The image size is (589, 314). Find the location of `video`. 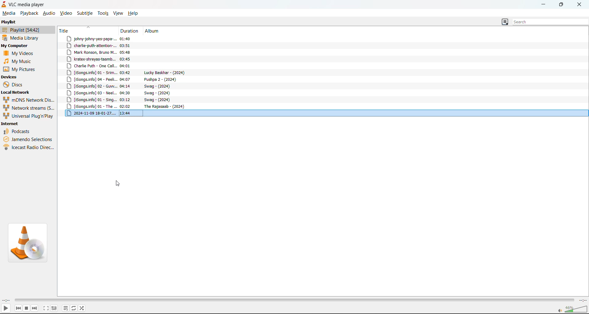

video is located at coordinates (67, 13).